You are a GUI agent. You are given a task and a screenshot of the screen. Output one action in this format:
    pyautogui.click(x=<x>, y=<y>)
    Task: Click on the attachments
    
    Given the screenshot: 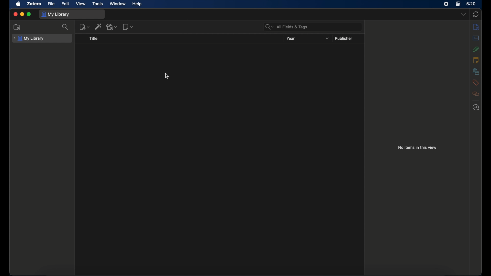 What is the action you would take?
    pyautogui.click(x=476, y=49)
    